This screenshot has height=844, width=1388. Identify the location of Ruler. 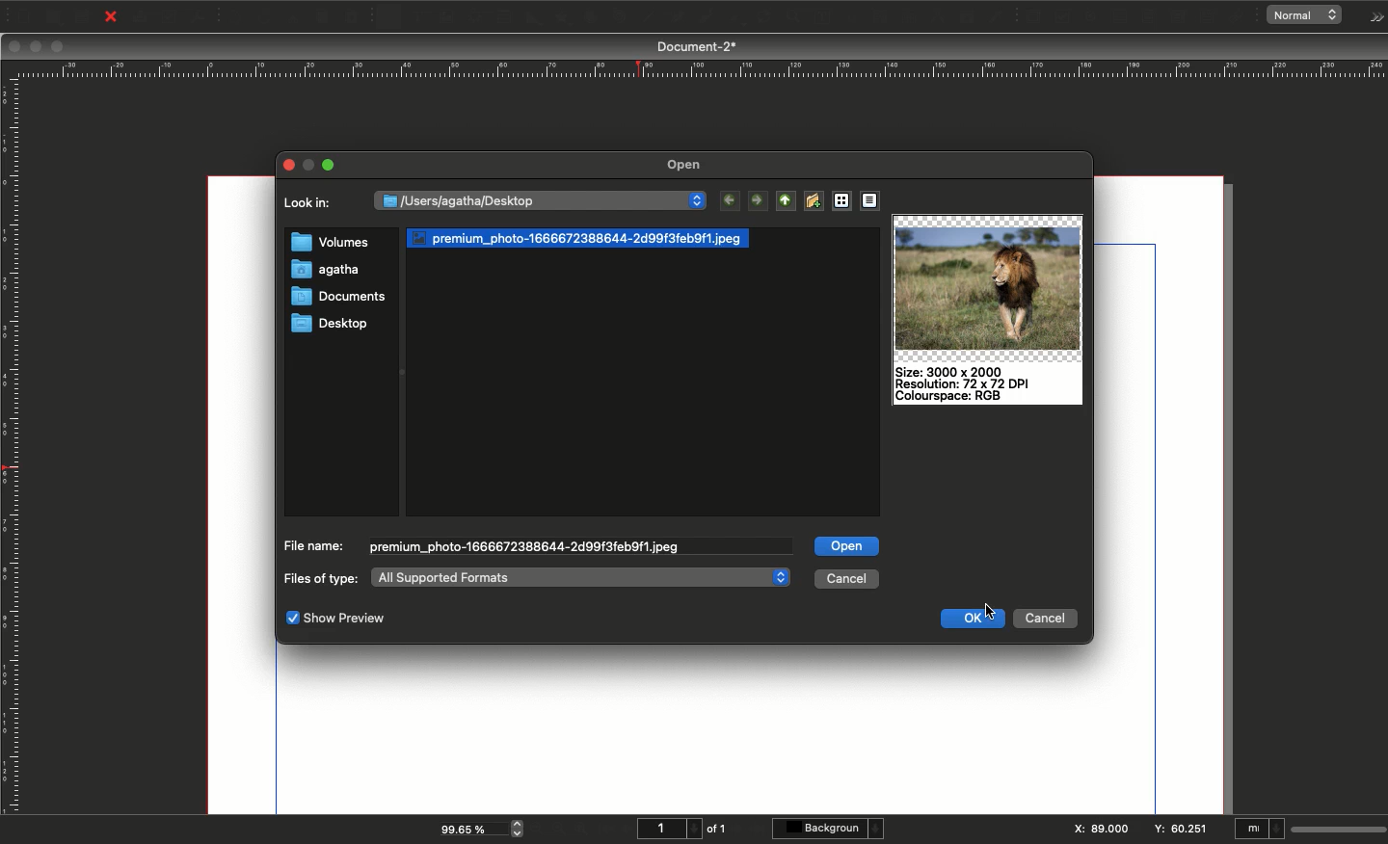
(13, 447).